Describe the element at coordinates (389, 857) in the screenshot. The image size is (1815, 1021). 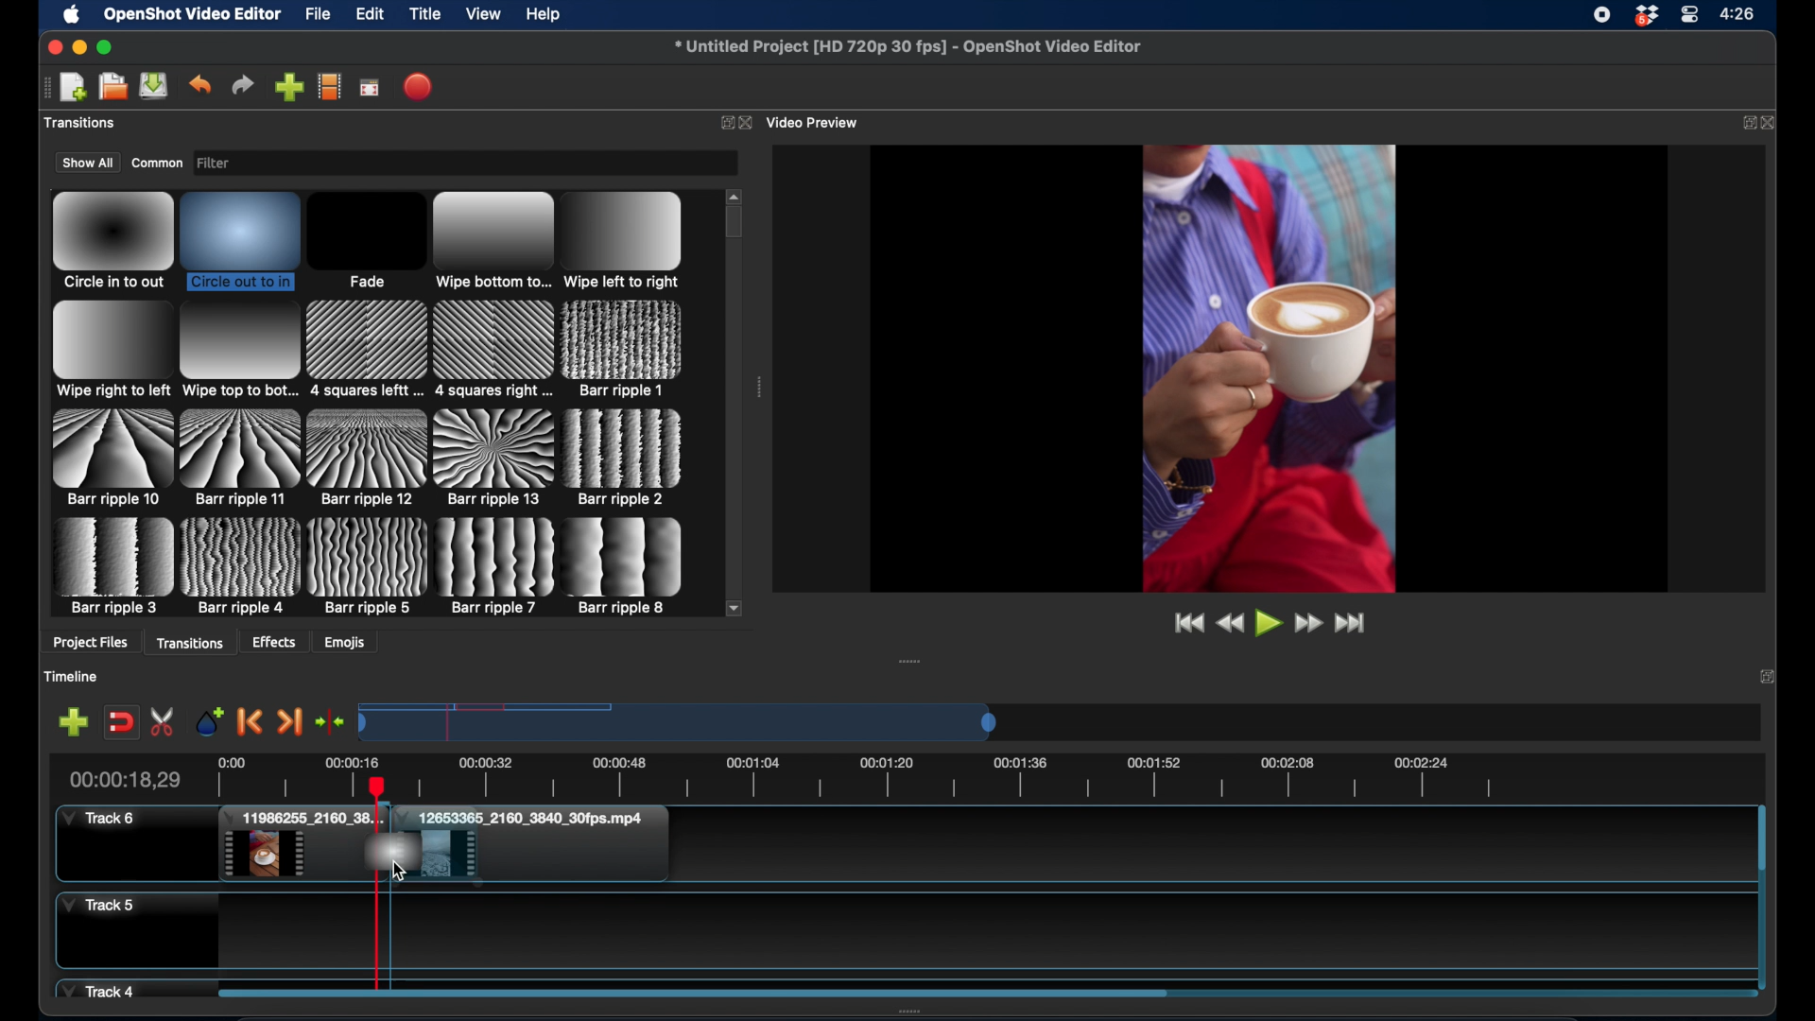
I see `drag cursor` at that location.